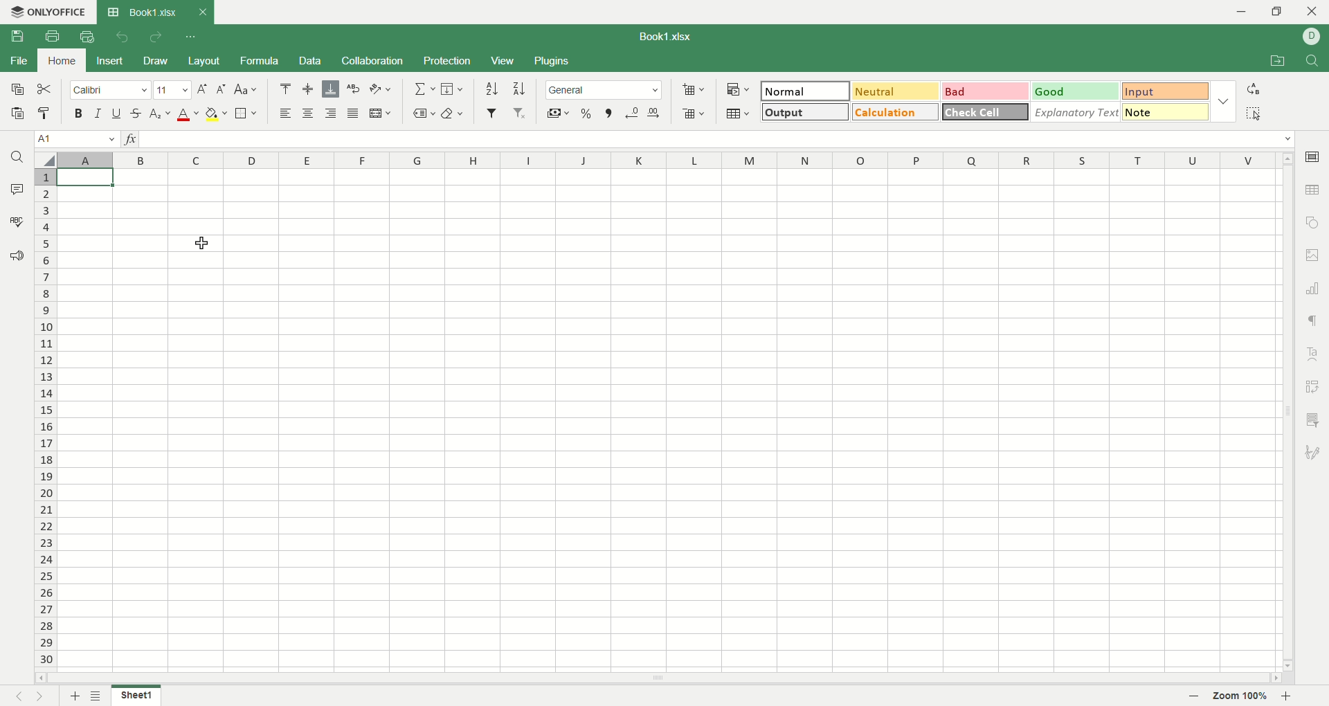 This screenshot has height=706, width=1329. Describe the element at coordinates (491, 89) in the screenshot. I see `sort ascending` at that location.